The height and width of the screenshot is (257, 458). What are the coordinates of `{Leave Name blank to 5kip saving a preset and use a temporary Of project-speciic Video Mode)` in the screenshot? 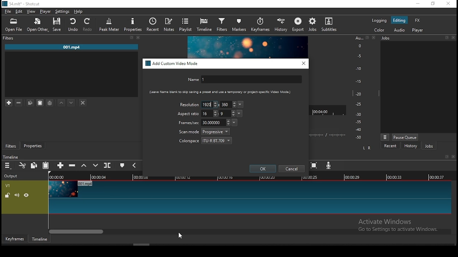 It's located at (217, 92).